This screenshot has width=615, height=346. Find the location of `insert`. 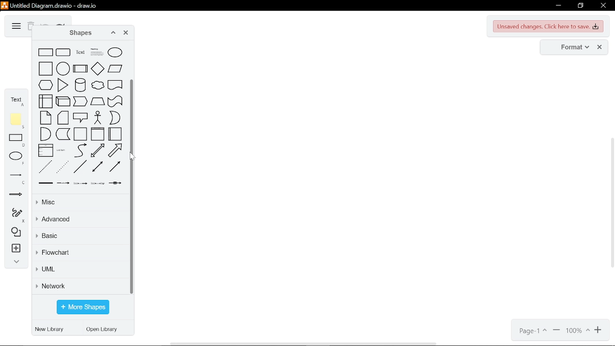

insert is located at coordinates (15, 249).